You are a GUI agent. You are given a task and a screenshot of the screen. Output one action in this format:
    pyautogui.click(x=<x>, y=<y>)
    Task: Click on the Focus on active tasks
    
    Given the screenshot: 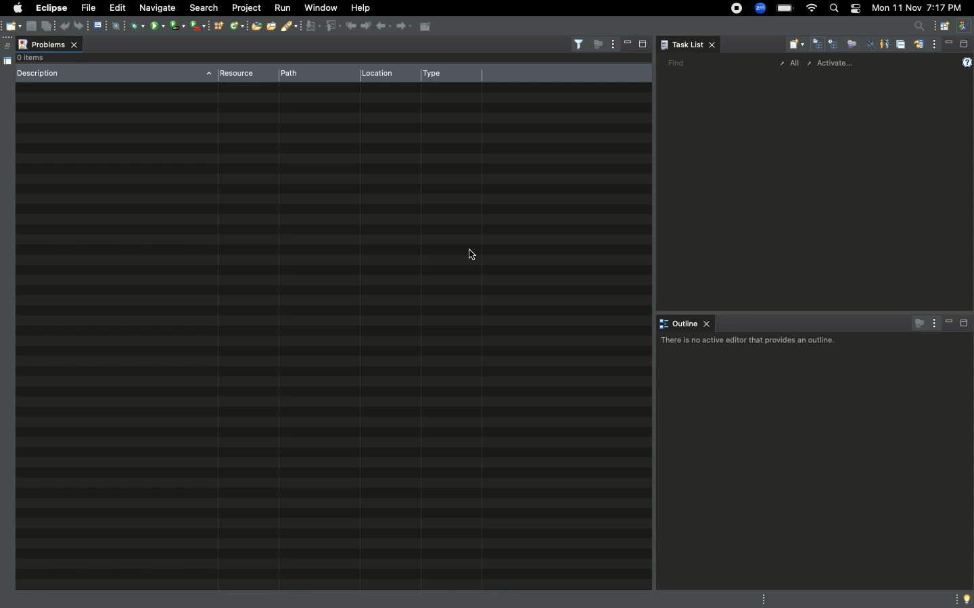 What is the action you would take?
    pyautogui.click(x=916, y=323)
    